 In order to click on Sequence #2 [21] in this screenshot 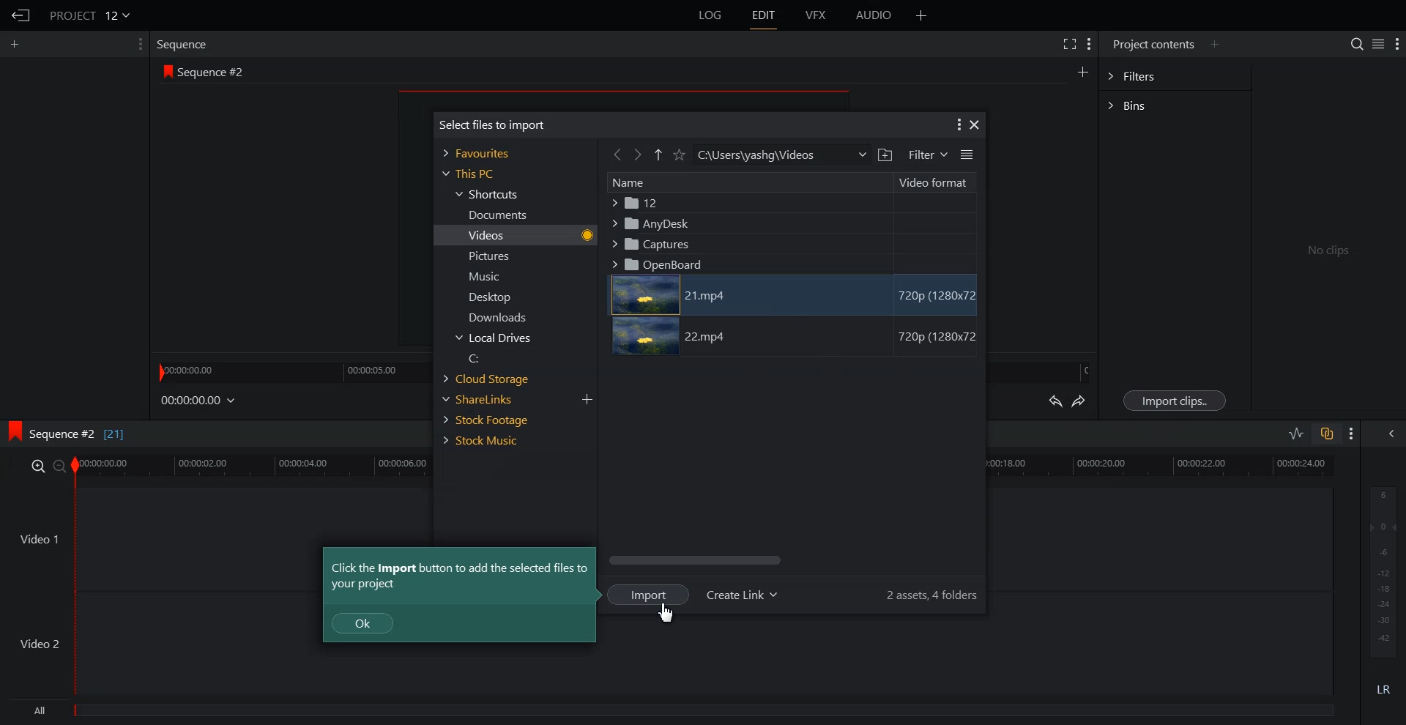, I will do `click(81, 434)`.